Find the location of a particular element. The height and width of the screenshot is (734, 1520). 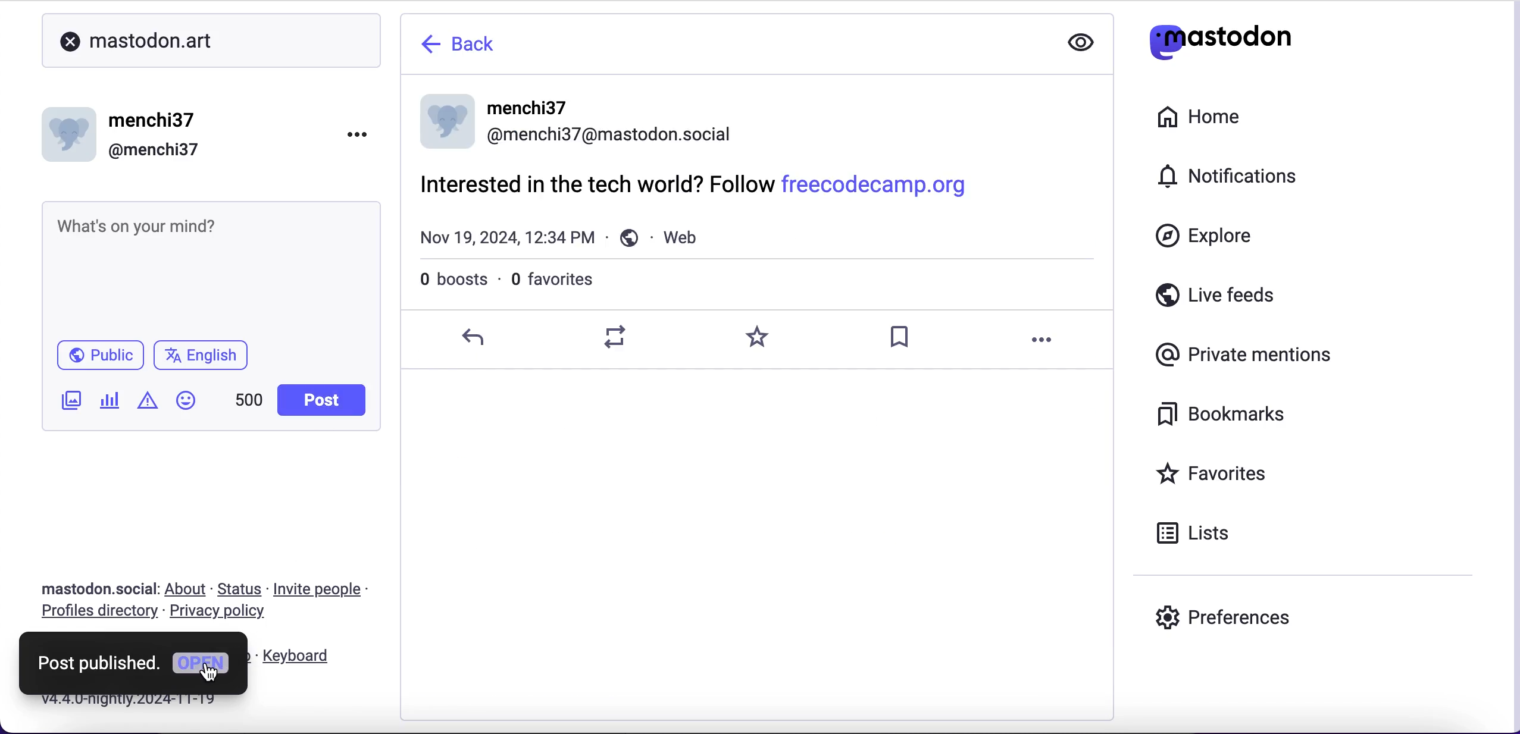

lists is located at coordinates (1199, 535).